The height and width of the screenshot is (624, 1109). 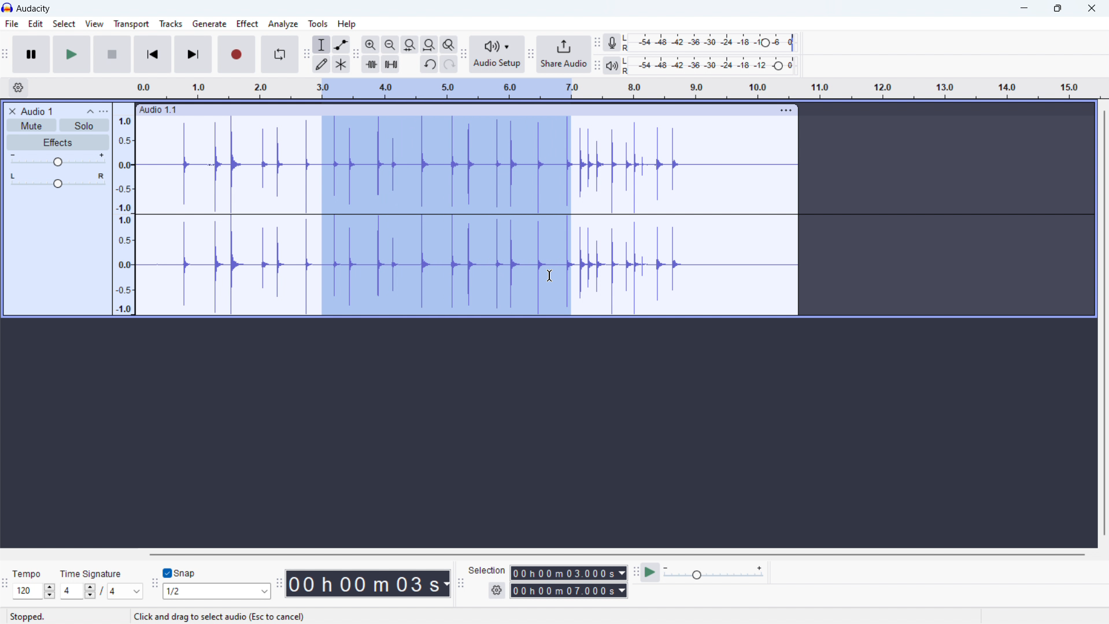 What do you see at coordinates (12, 112) in the screenshot?
I see `delete audio` at bounding box center [12, 112].